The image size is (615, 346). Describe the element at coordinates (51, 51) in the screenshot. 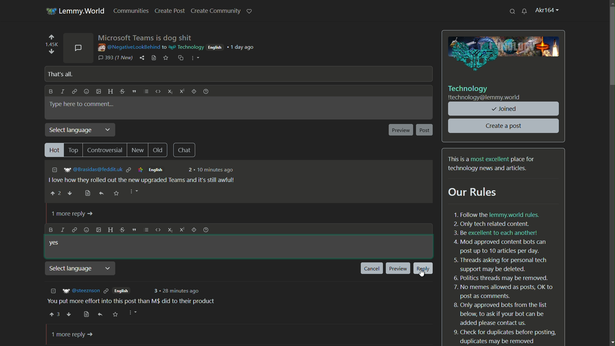

I see `downvote` at that location.